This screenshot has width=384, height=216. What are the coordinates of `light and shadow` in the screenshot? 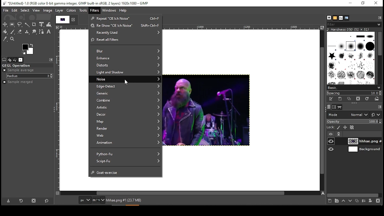 It's located at (126, 72).